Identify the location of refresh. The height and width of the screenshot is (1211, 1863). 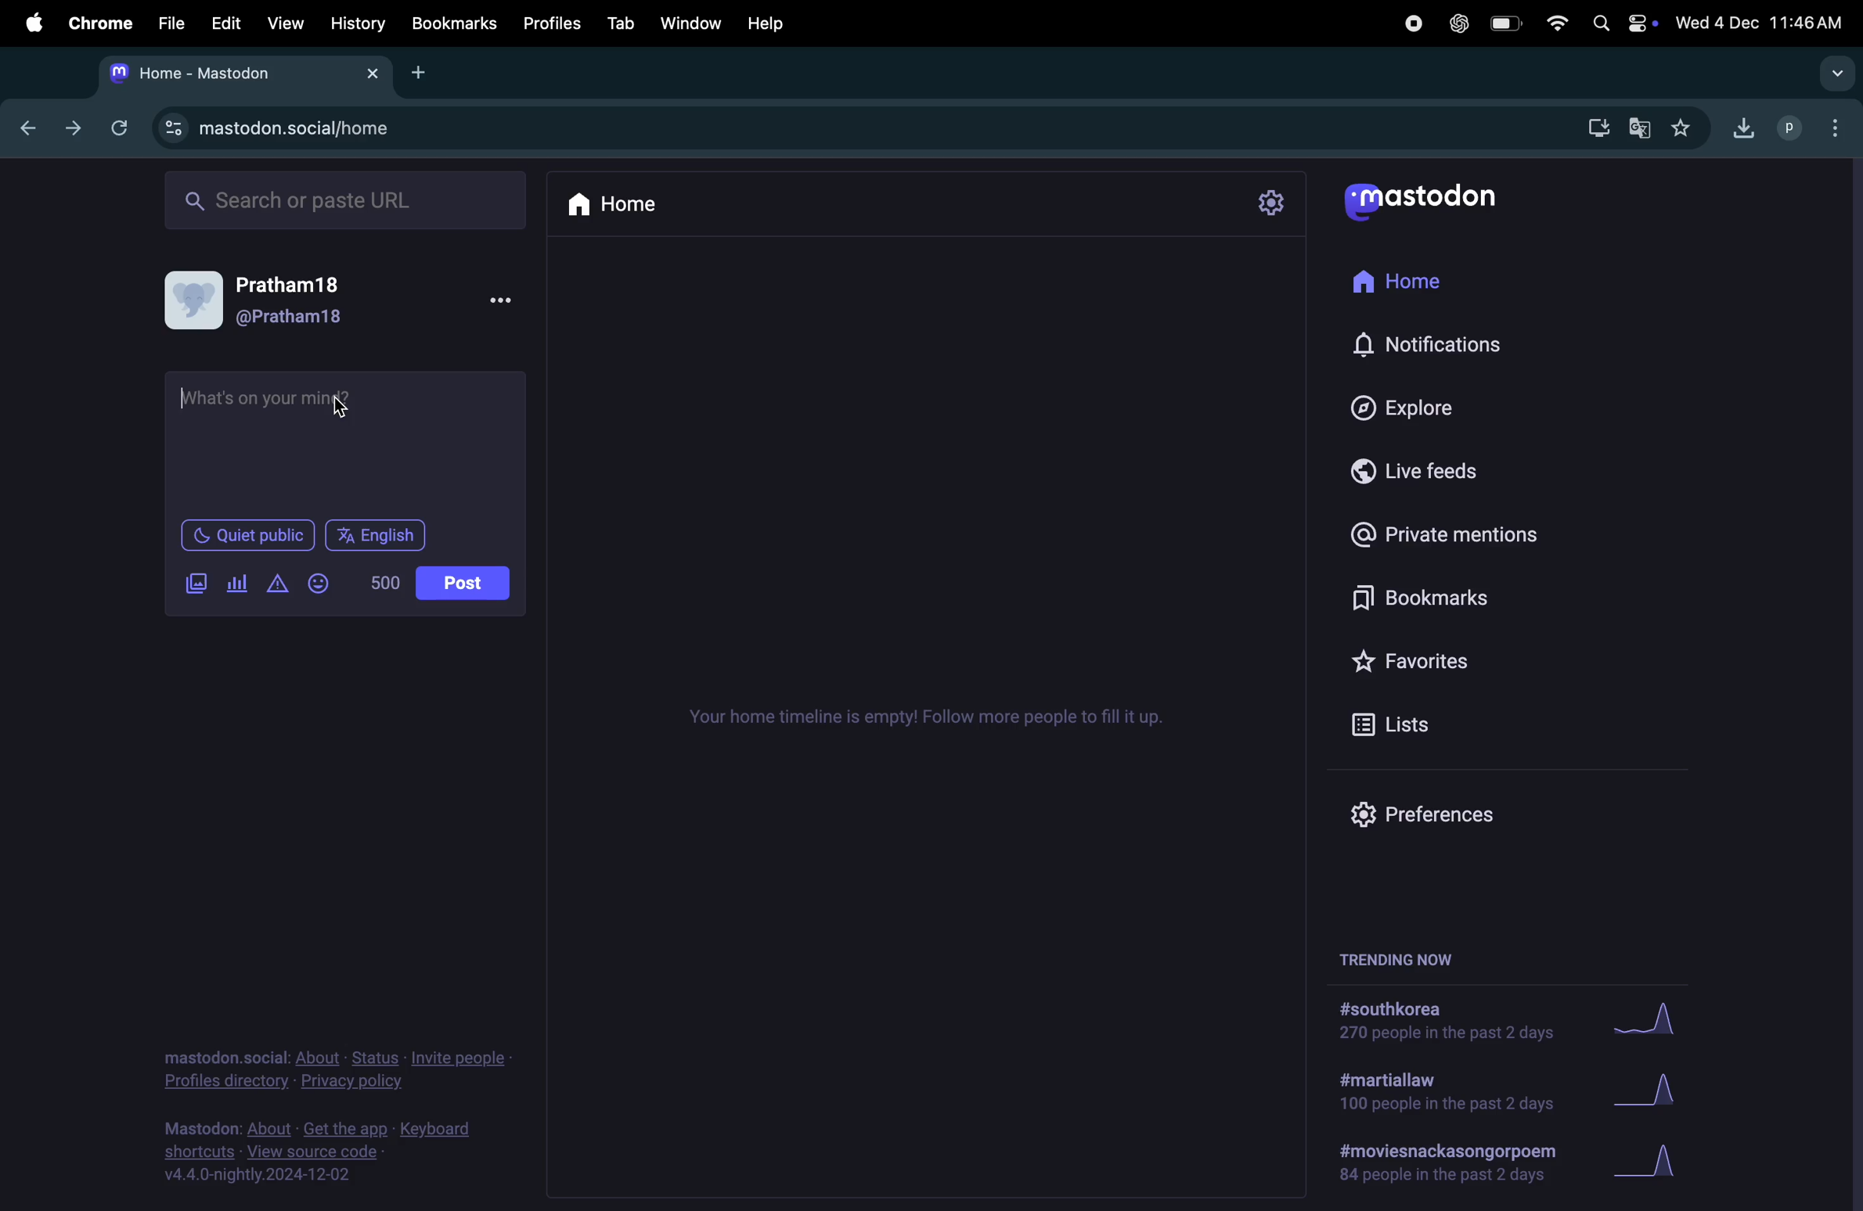
(125, 129).